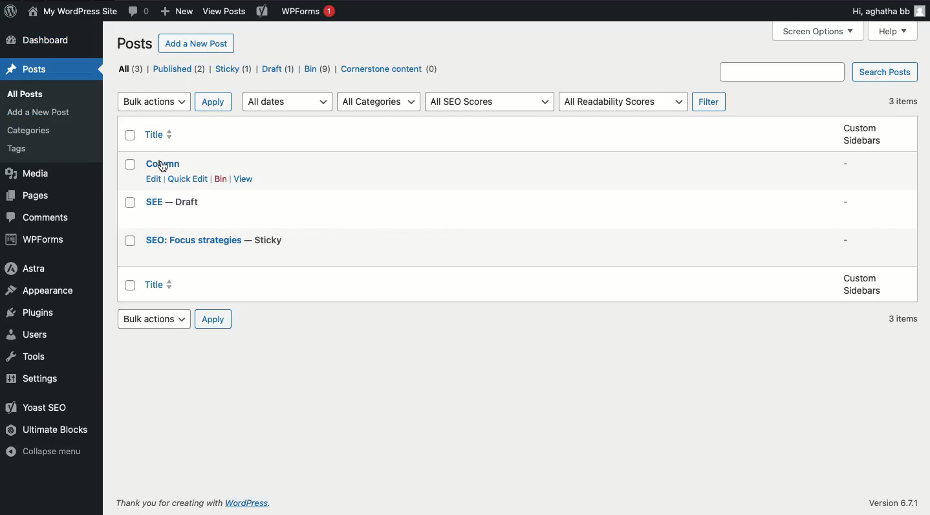 The image size is (930, 515). I want to click on All, so click(132, 70).